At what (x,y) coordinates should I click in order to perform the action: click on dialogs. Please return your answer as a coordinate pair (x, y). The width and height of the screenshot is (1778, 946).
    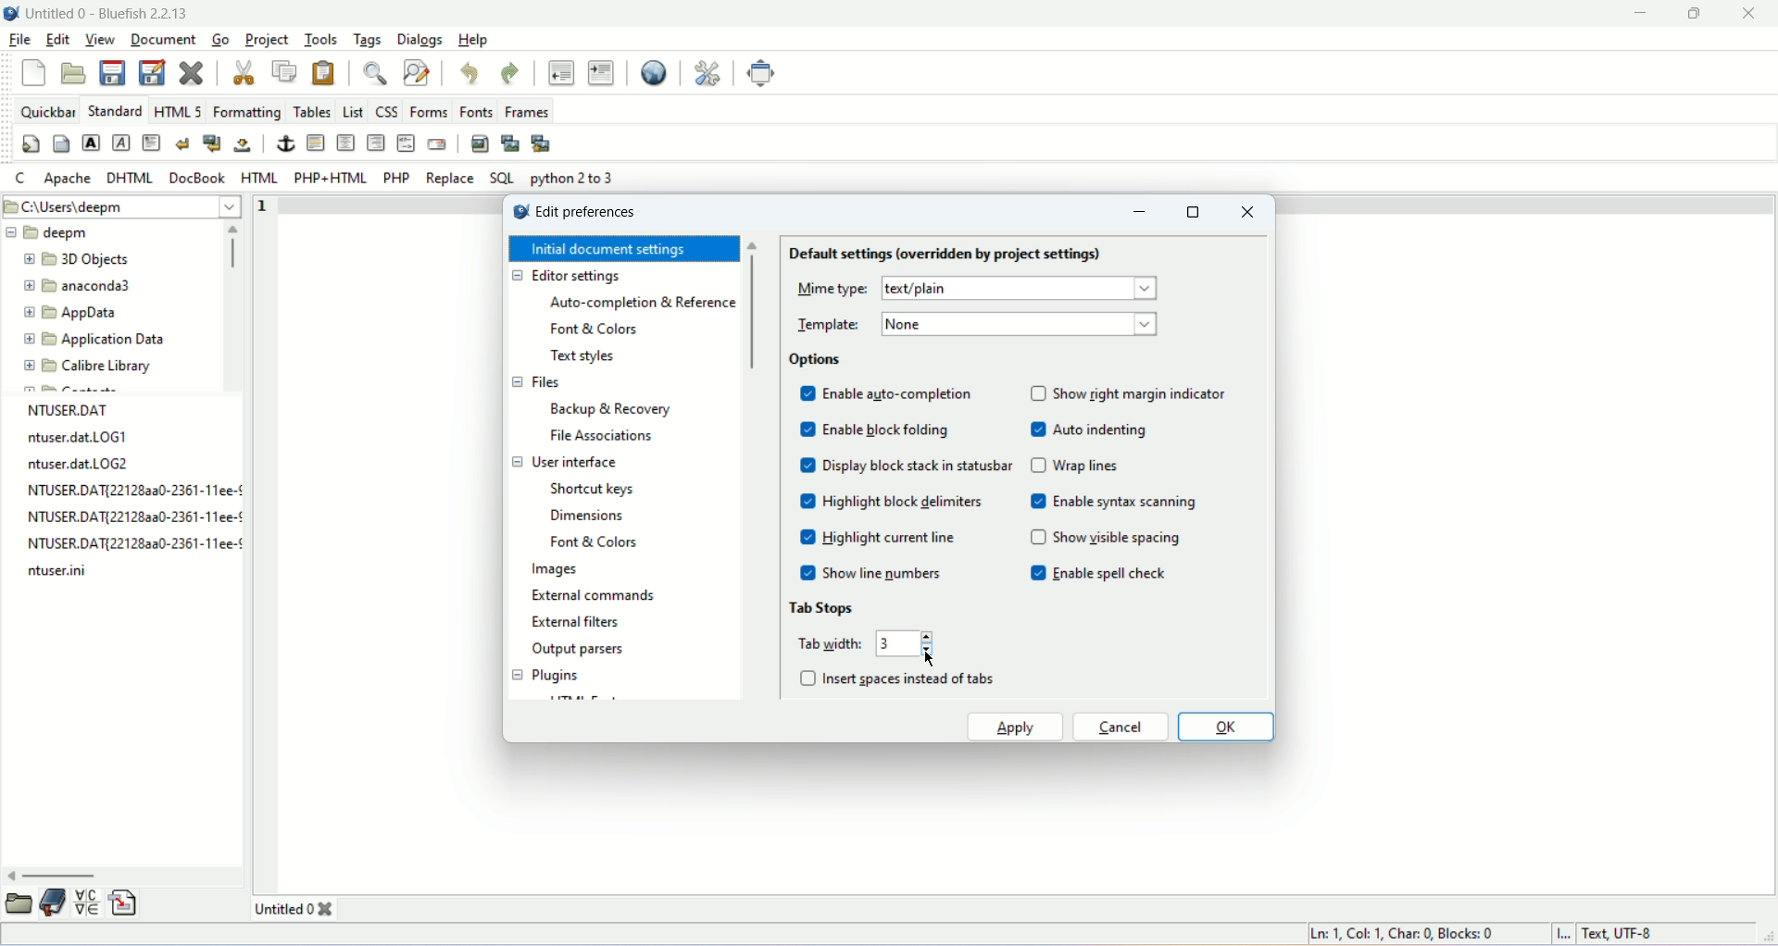
    Looking at the image, I should click on (421, 39).